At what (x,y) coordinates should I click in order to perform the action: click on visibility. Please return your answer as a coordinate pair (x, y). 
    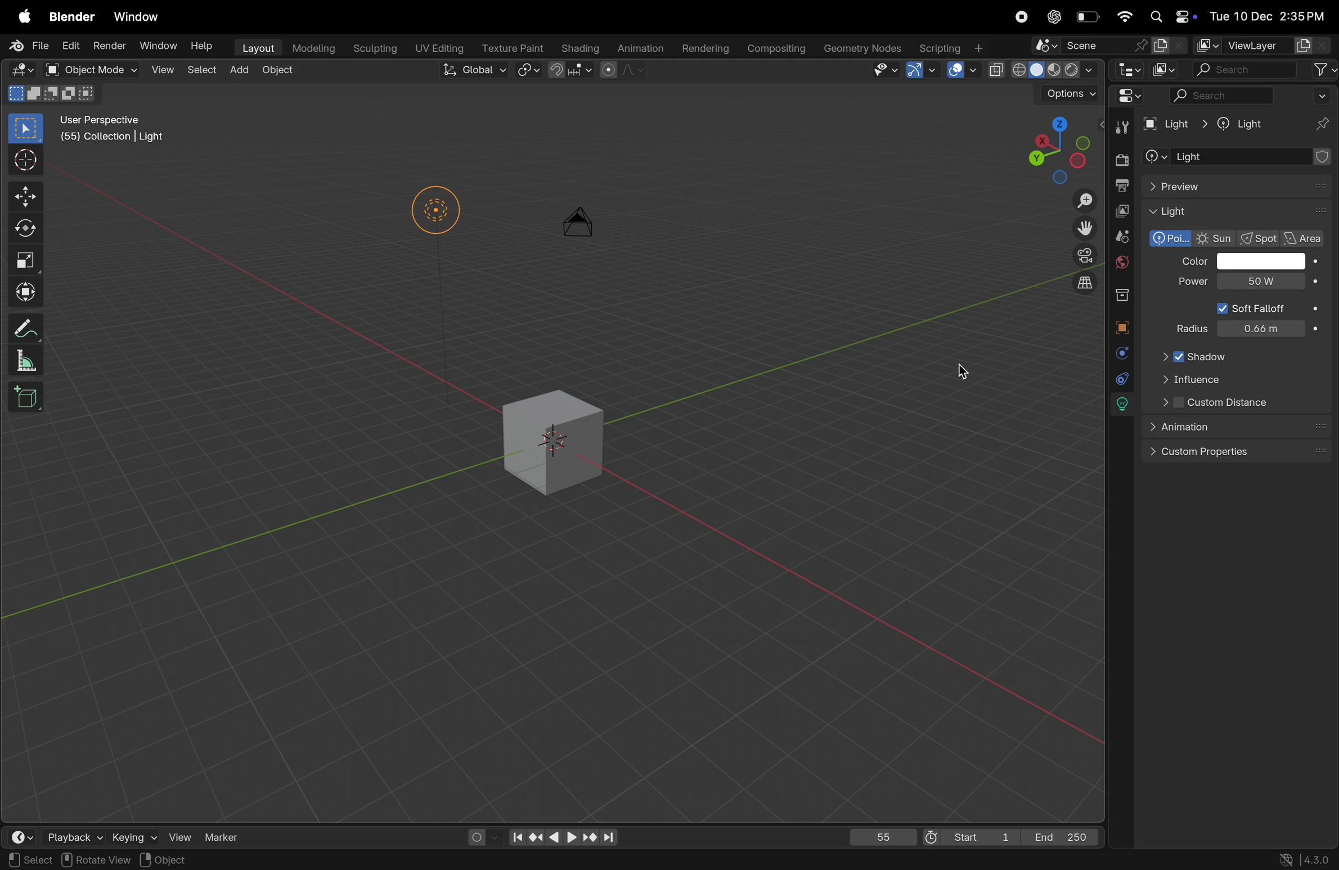
    Looking at the image, I should click on (882, 70).